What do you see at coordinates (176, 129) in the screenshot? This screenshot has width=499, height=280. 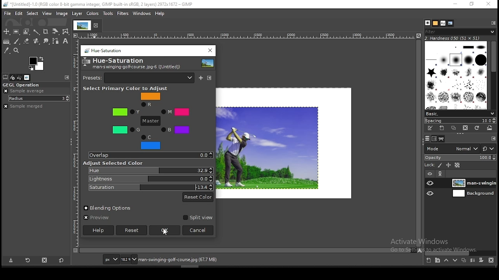 I see `B` at bounding box center [176, 129].